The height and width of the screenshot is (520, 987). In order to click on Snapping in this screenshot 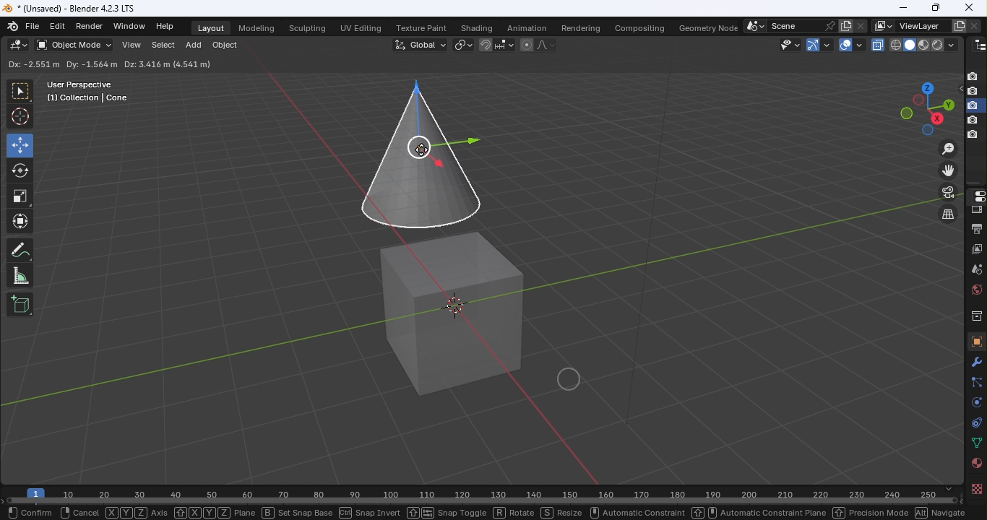, I will do `click(505, 44)`.